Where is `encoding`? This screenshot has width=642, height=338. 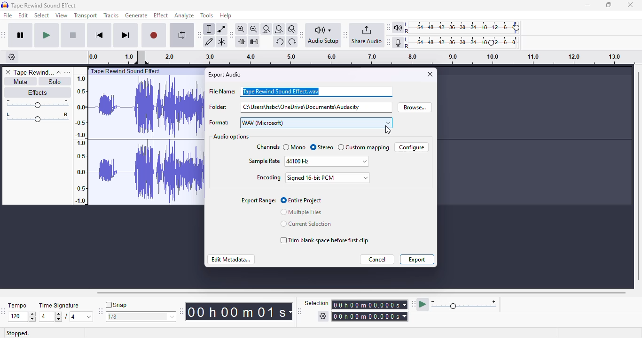 encoding is located at coordinates (313, 177).